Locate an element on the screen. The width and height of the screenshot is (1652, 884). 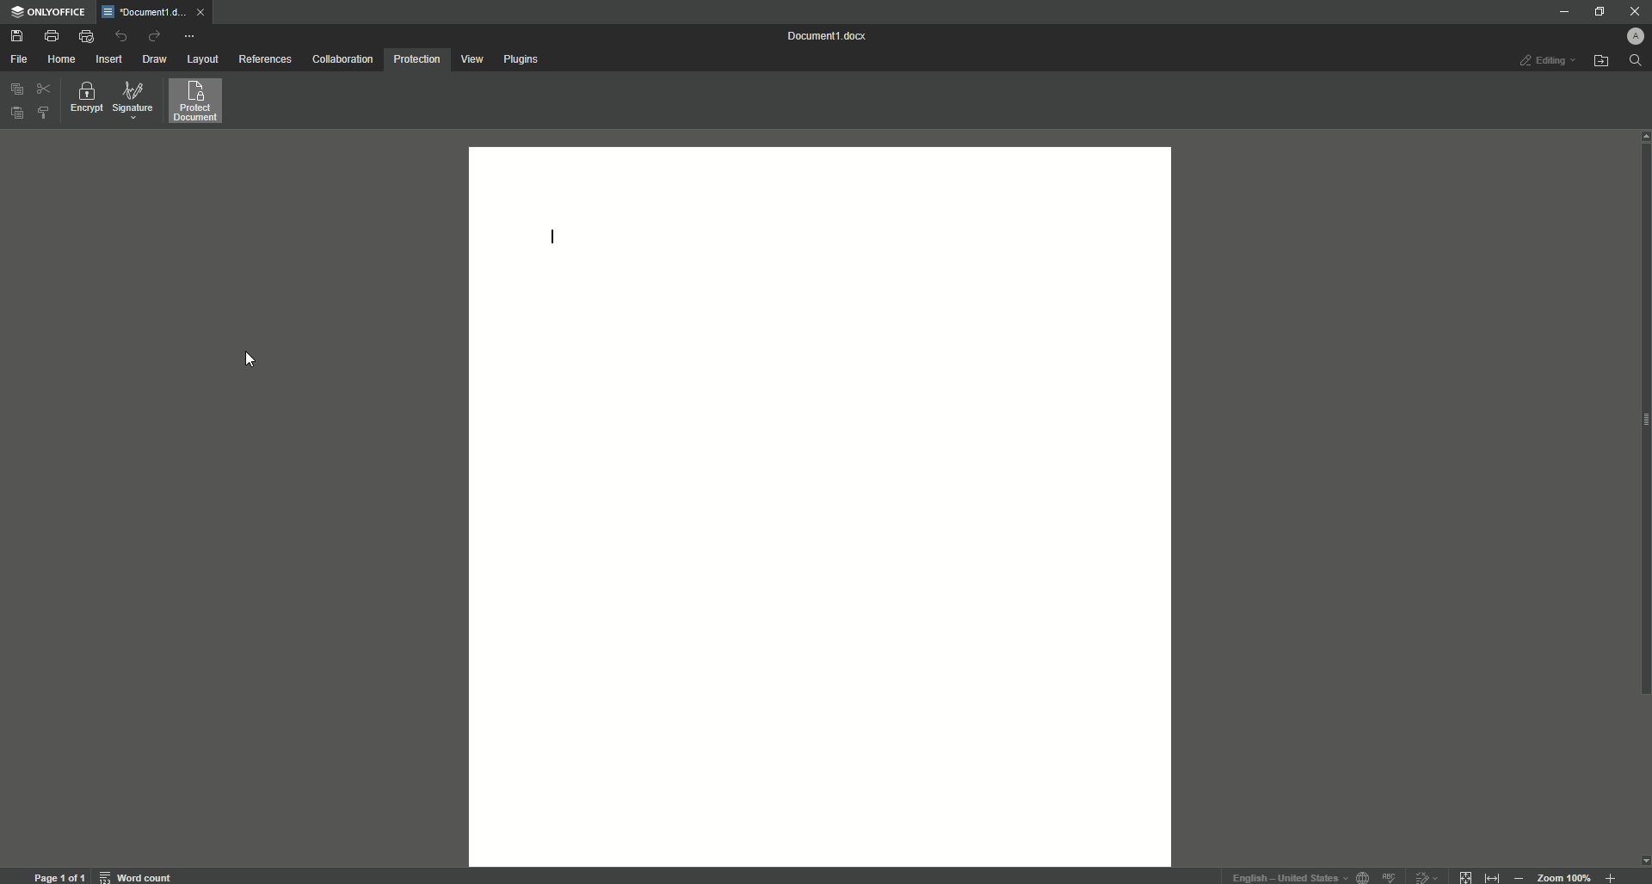
Cut is located at coordinates (42, 89).